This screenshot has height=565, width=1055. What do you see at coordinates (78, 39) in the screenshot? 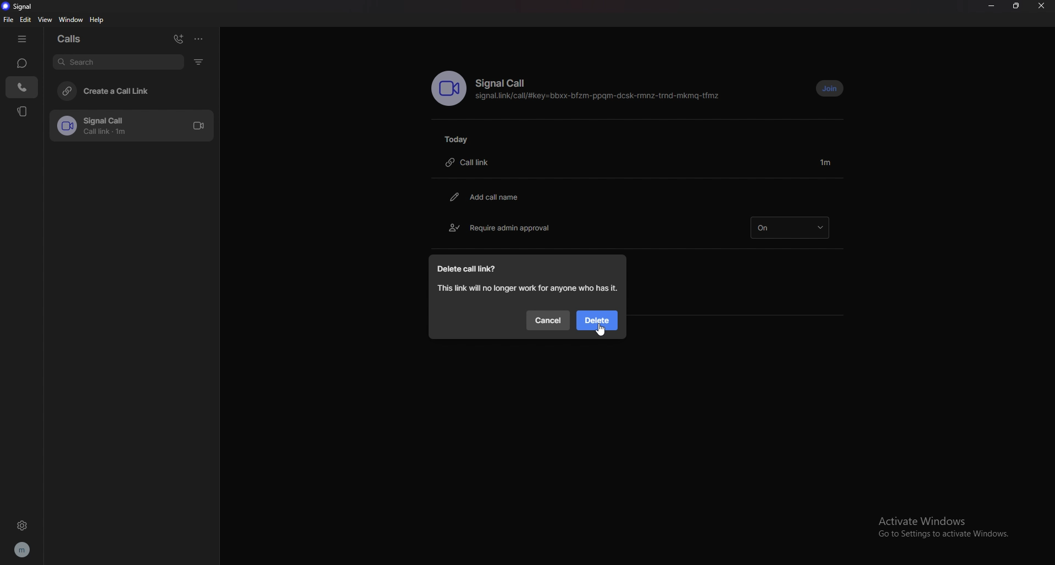
I see `calls` at bounding box center [78, 39].